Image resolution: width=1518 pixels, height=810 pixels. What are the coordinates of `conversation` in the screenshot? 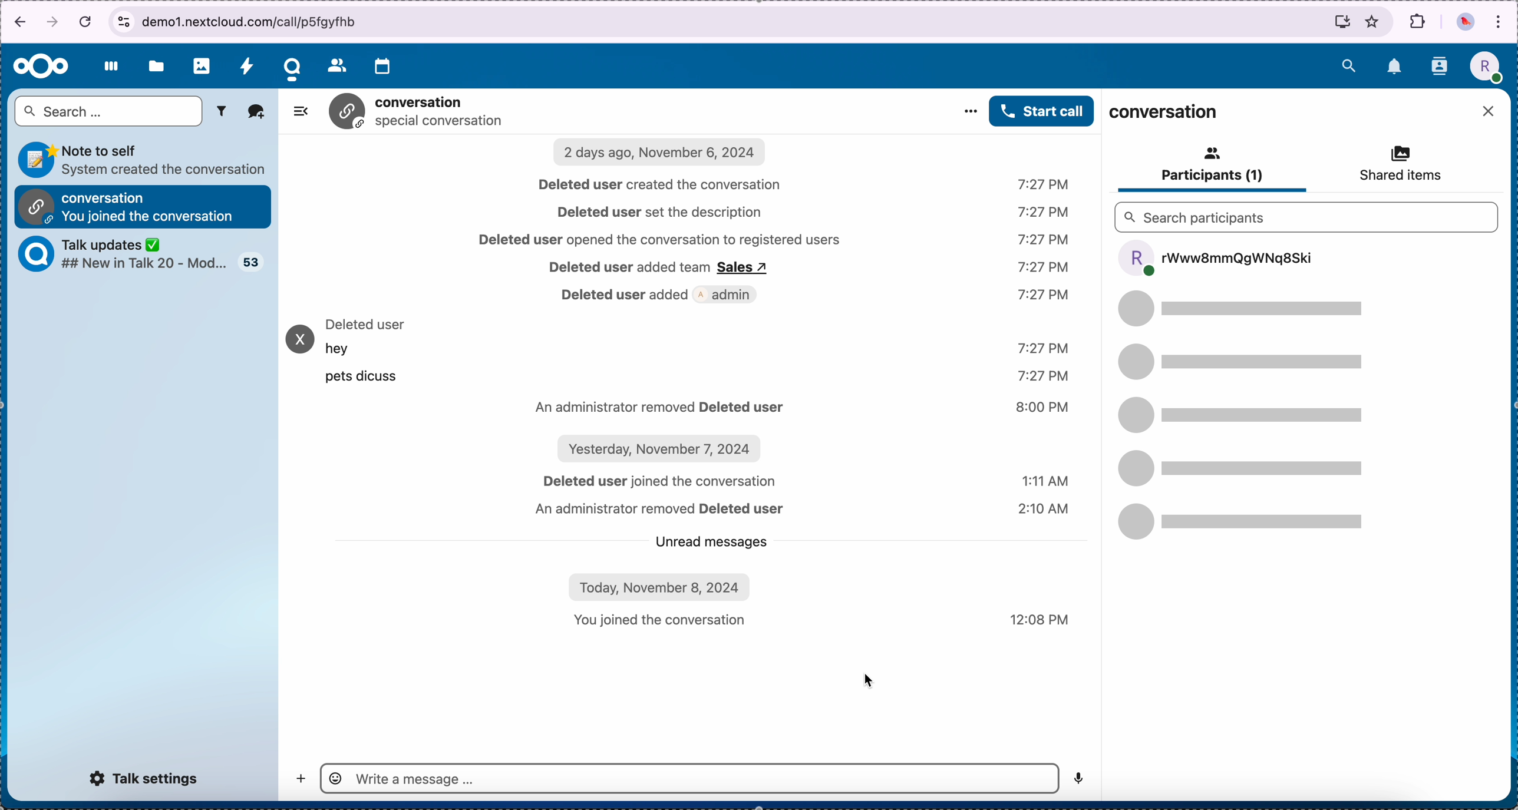 It's located at (1165, 113).